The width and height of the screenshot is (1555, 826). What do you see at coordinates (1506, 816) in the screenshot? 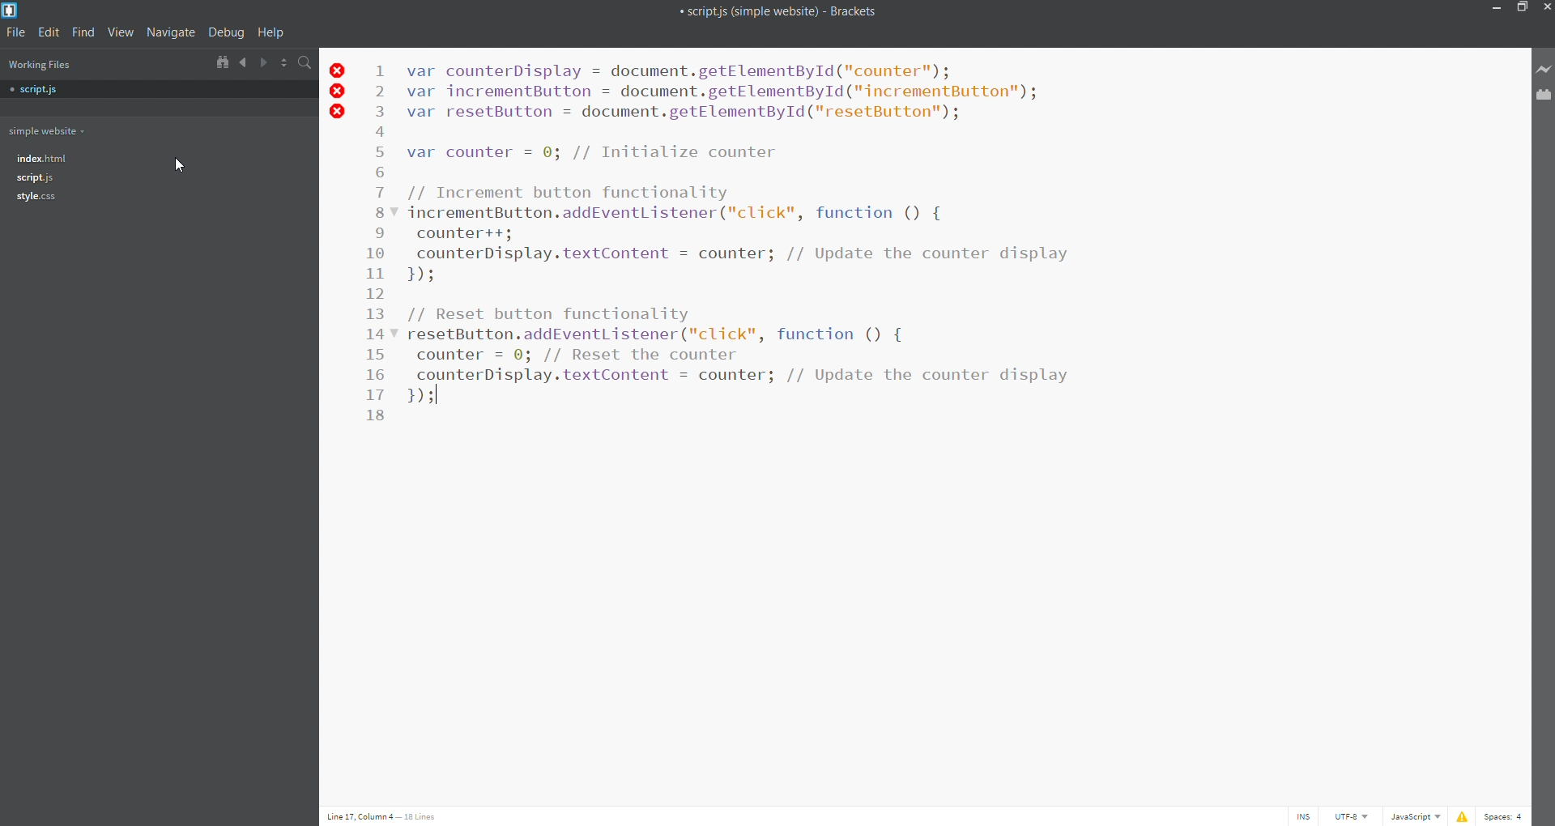
I see `space count` at bounding box center [1506, 816].